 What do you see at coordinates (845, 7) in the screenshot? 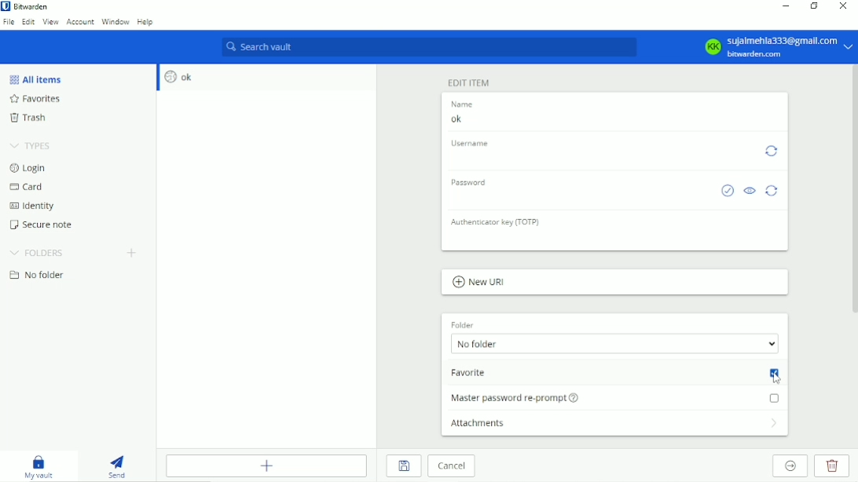
I see `Close` at bounding box center [845, 7].